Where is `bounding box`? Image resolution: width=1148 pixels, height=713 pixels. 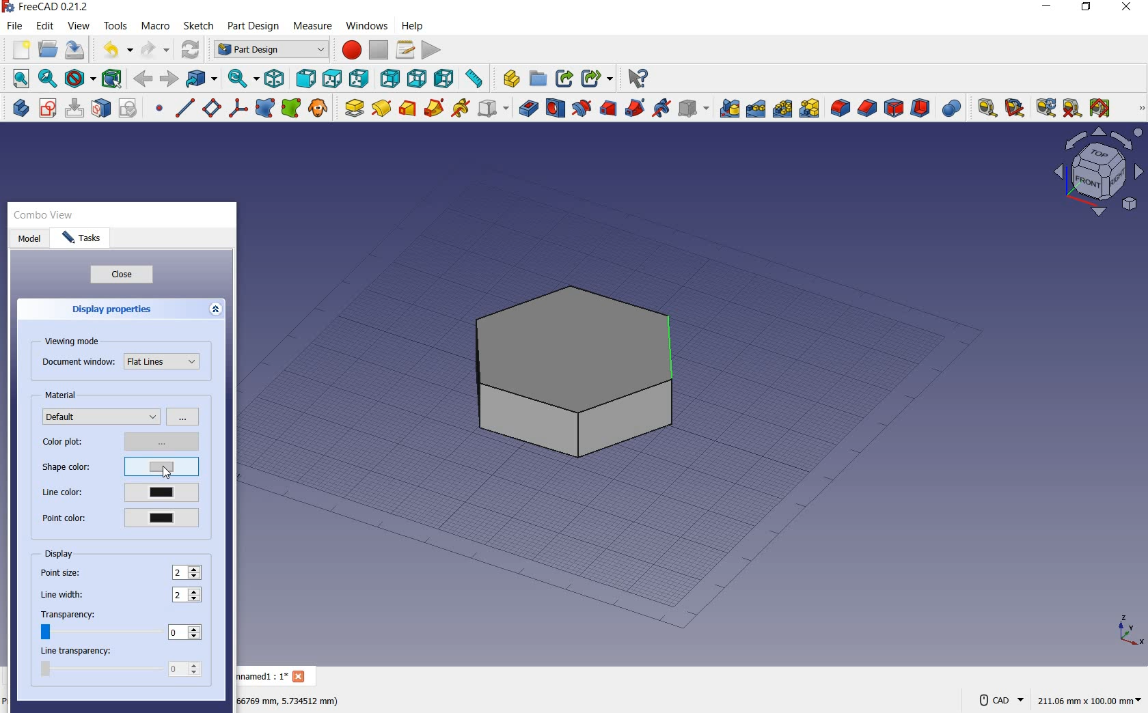 bounding box is located at coordinates (111, 79).